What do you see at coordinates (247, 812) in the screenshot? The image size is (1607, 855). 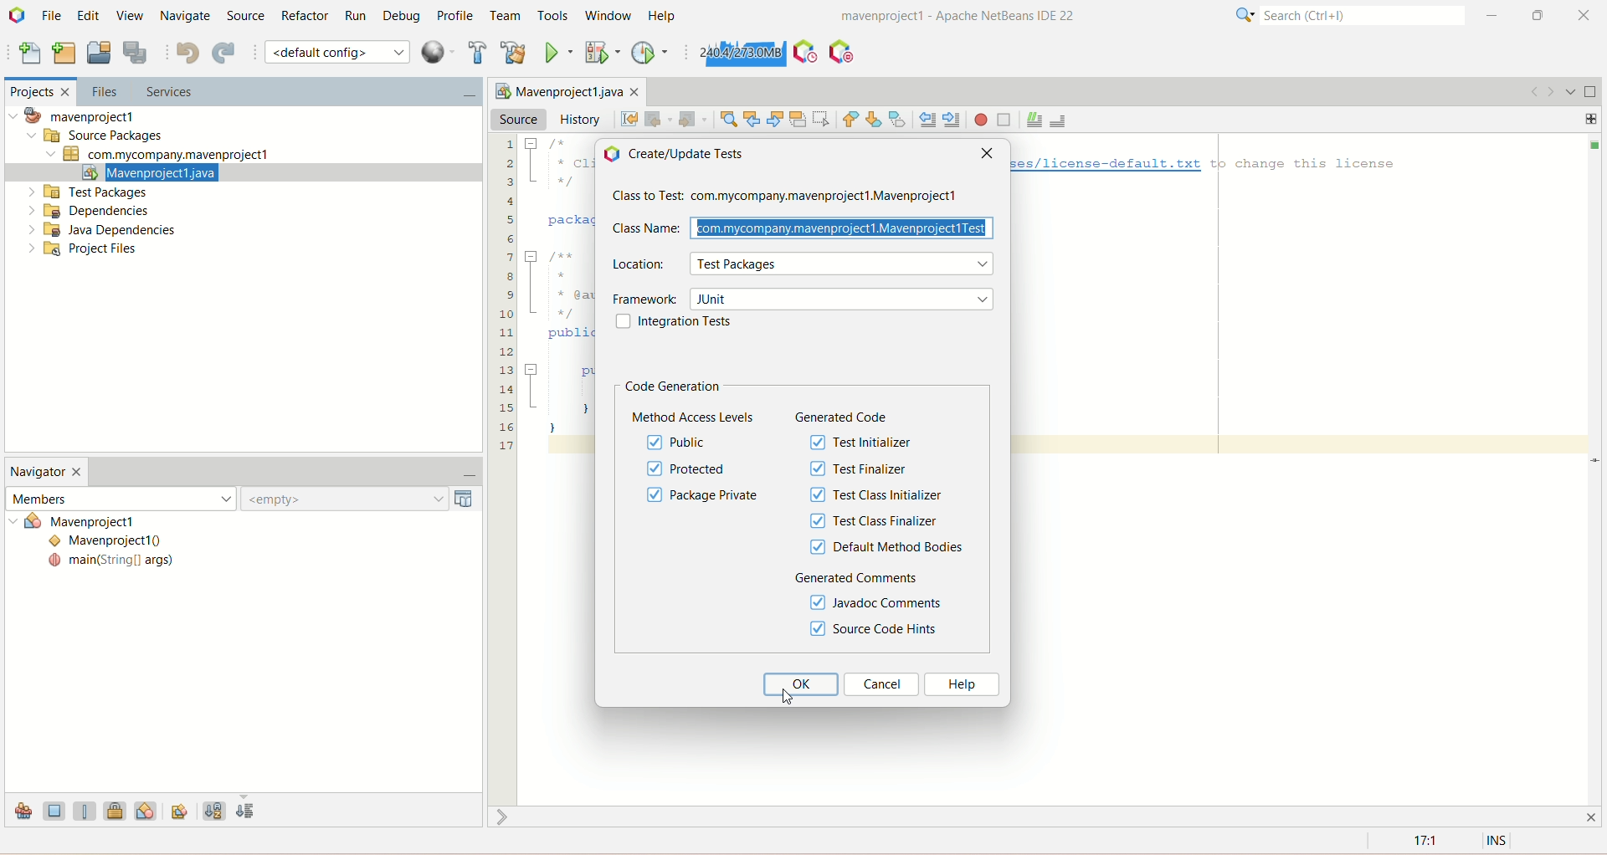 I see `sort by source` at bounding box center [247, 812].